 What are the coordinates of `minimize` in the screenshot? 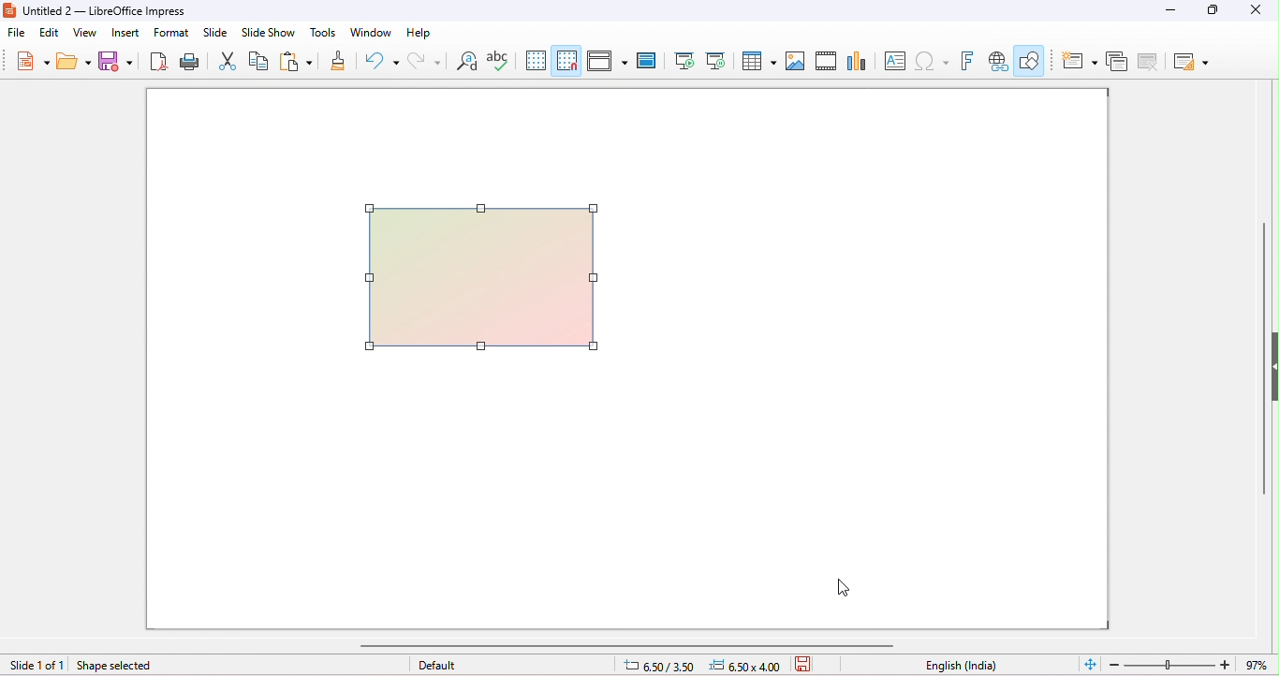 It's located at (1171, 10).